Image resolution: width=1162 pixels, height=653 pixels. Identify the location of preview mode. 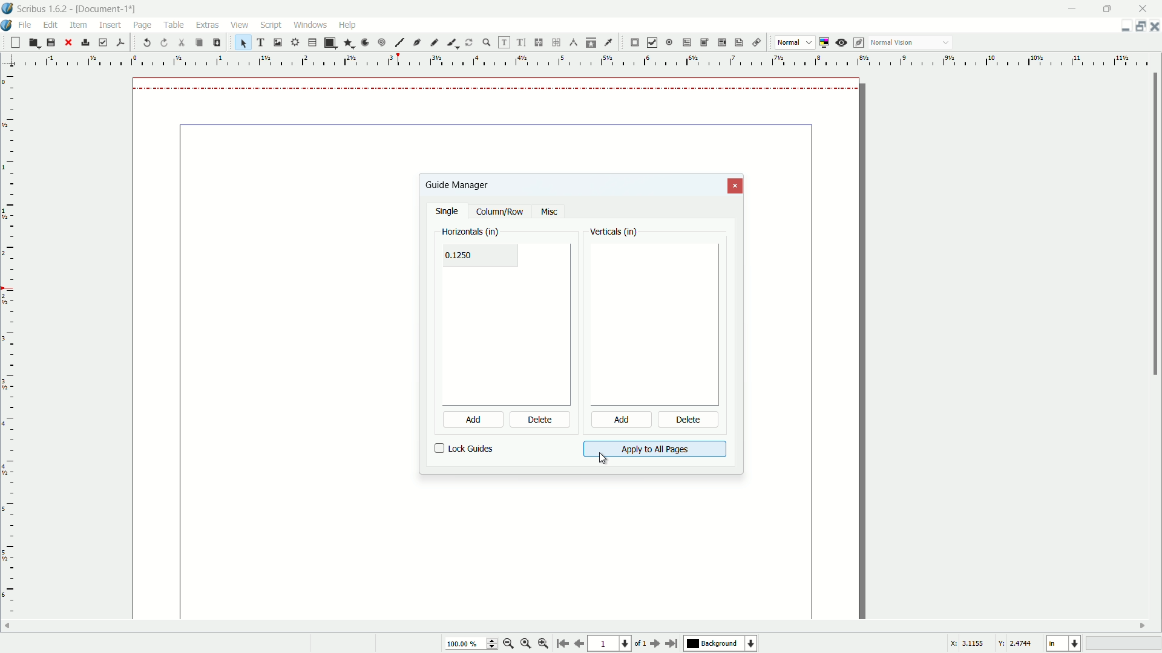
(842, 42).